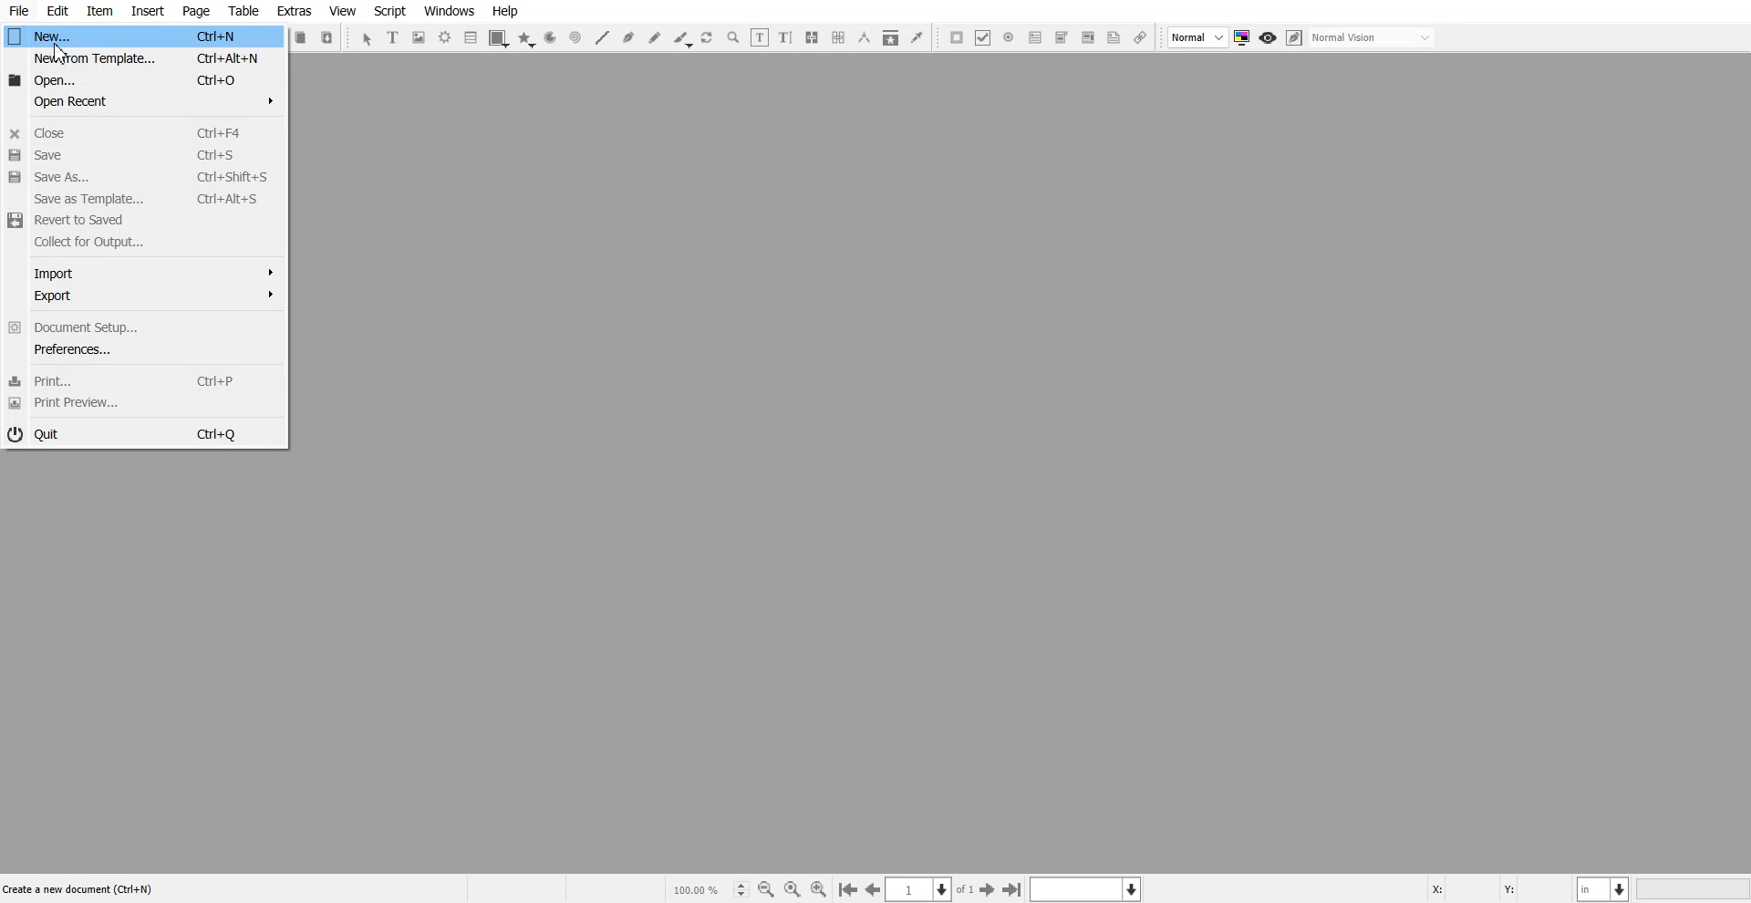  Describe the element at coordinates (147, 11) in the screenshot. I see `Insert` at that location.